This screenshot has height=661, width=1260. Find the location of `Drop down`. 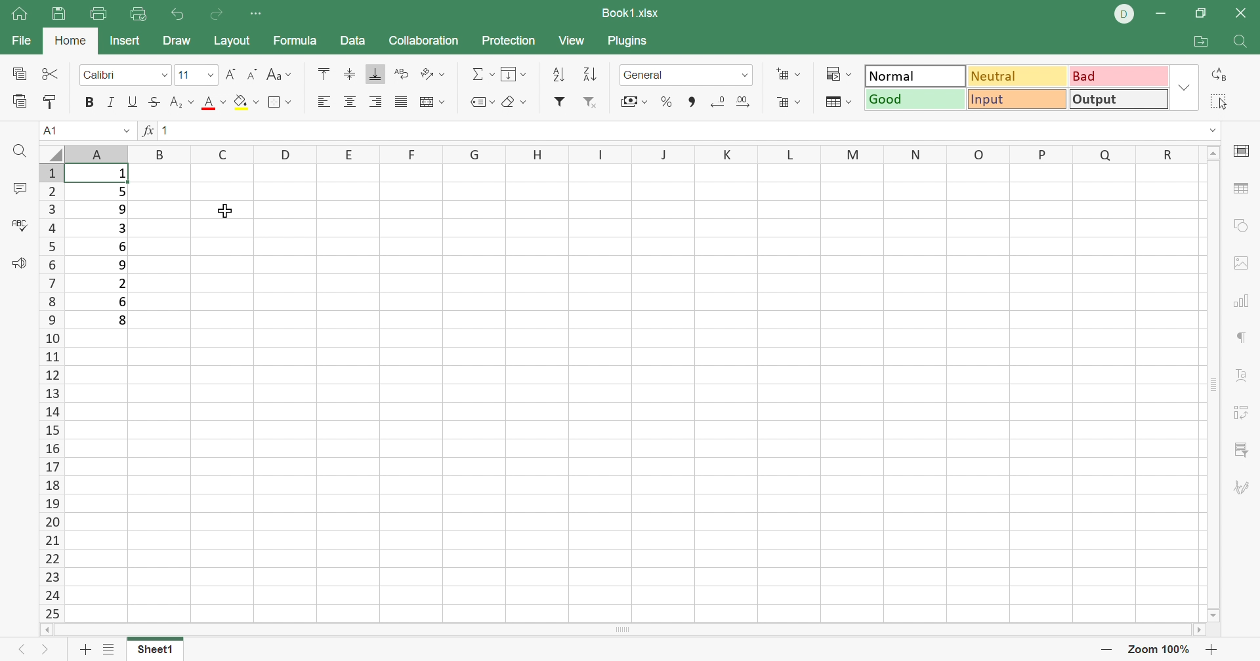

Drop down is located at coordinates (1185, 90).